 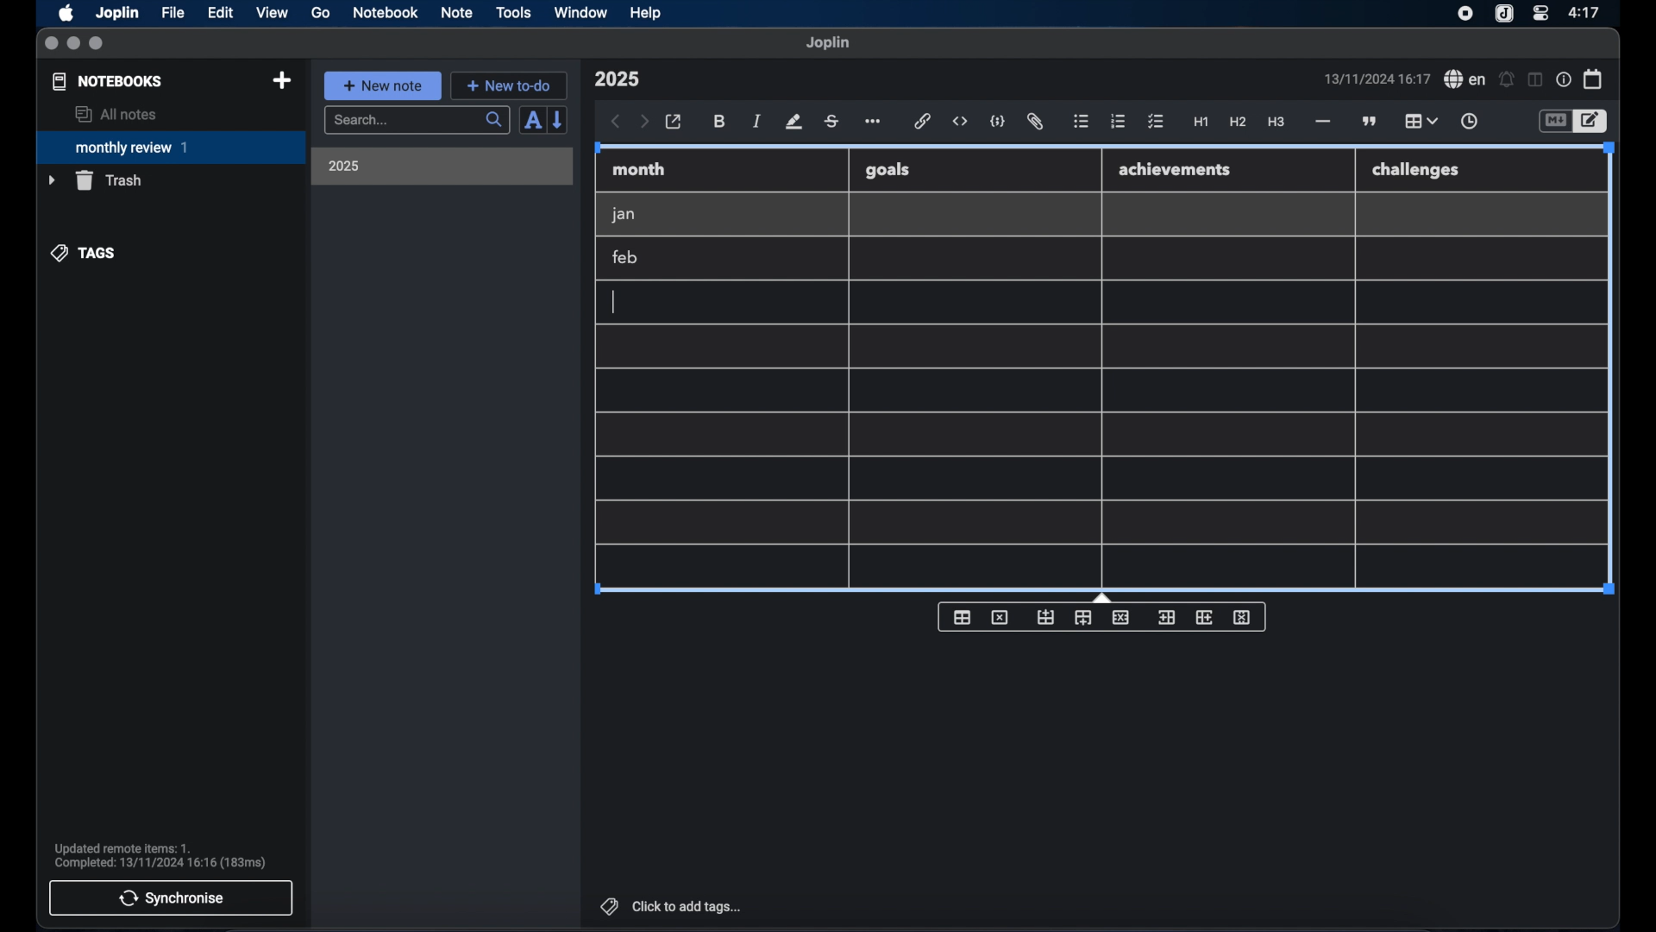 What do you see at coordinates (828, 42) in the screenshot?
I see `joplin` at bounding box center [828, 42].